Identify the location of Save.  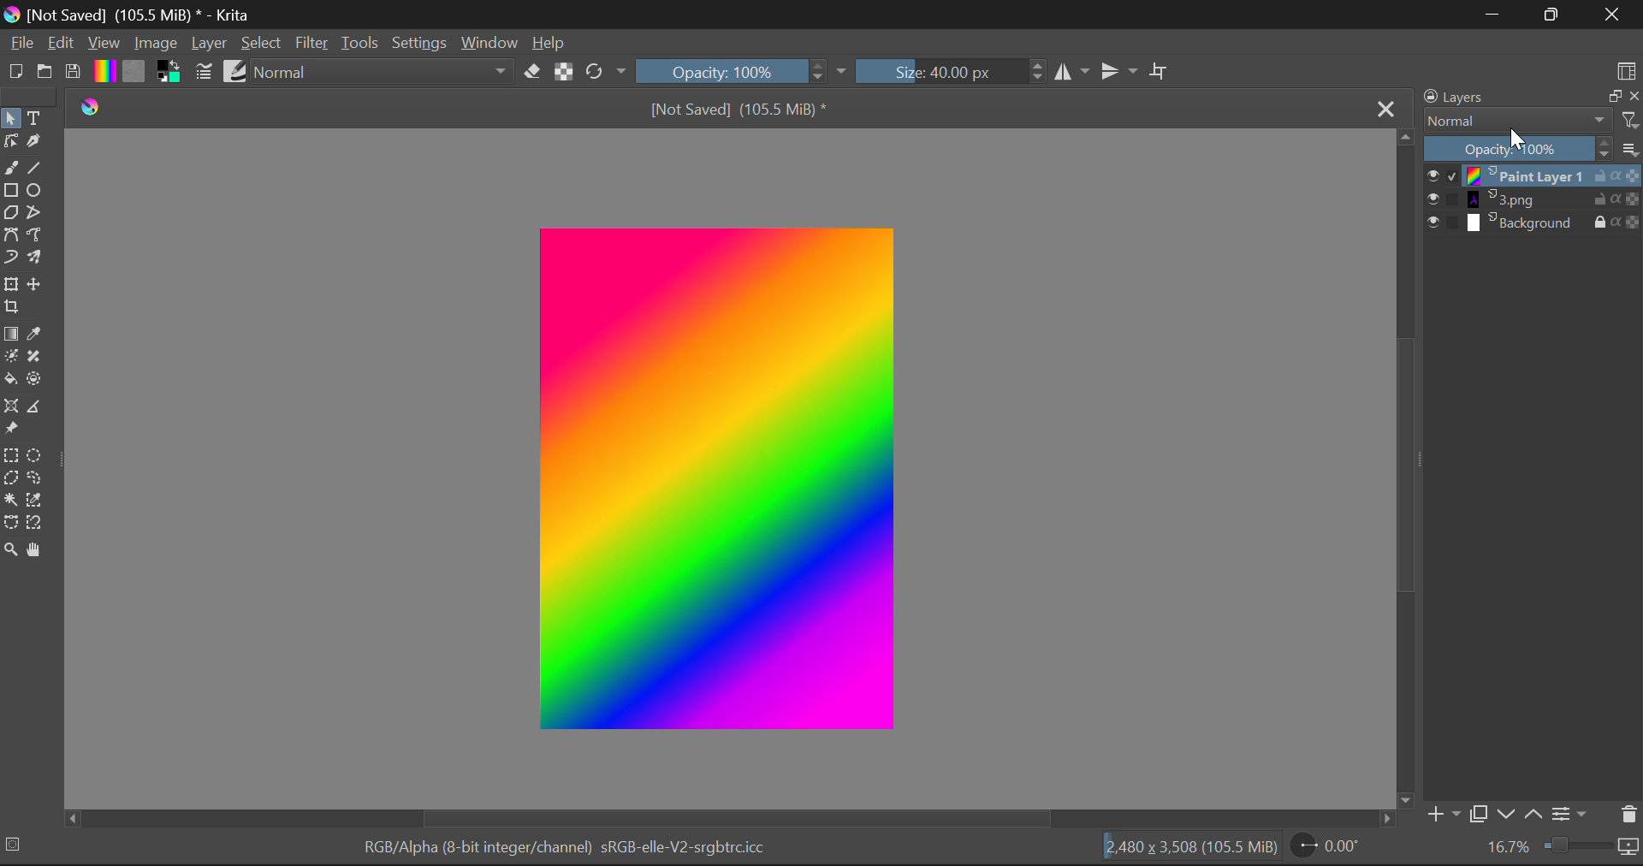
(74, 74).